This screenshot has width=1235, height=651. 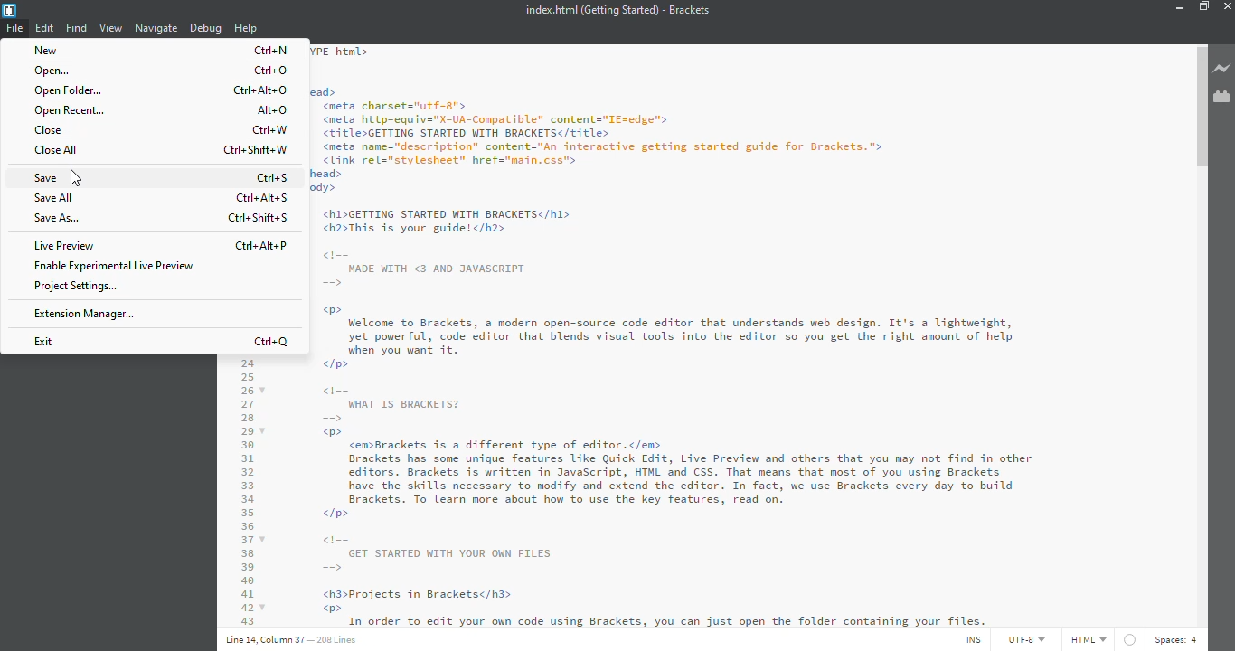 What do you see at coordinates (51, 342) in the screenshot?
I see `exit` at bounding box center [51, 342].